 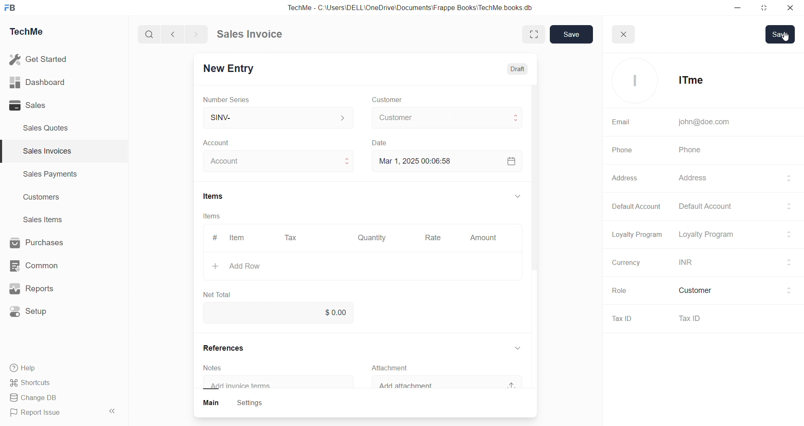 What do you see at coordinates (485, 235) in the screenshot?
I see `Amount` at bounding box center [485, 235].